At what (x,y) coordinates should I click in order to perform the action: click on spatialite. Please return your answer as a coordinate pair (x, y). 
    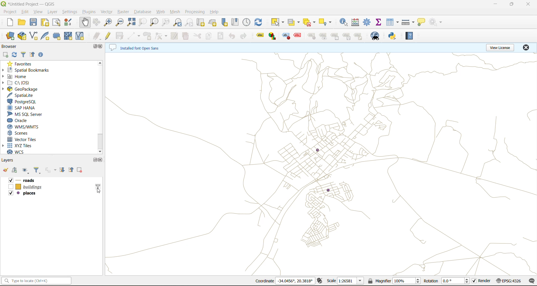
    Looking at the image, I should click on (24, 95).